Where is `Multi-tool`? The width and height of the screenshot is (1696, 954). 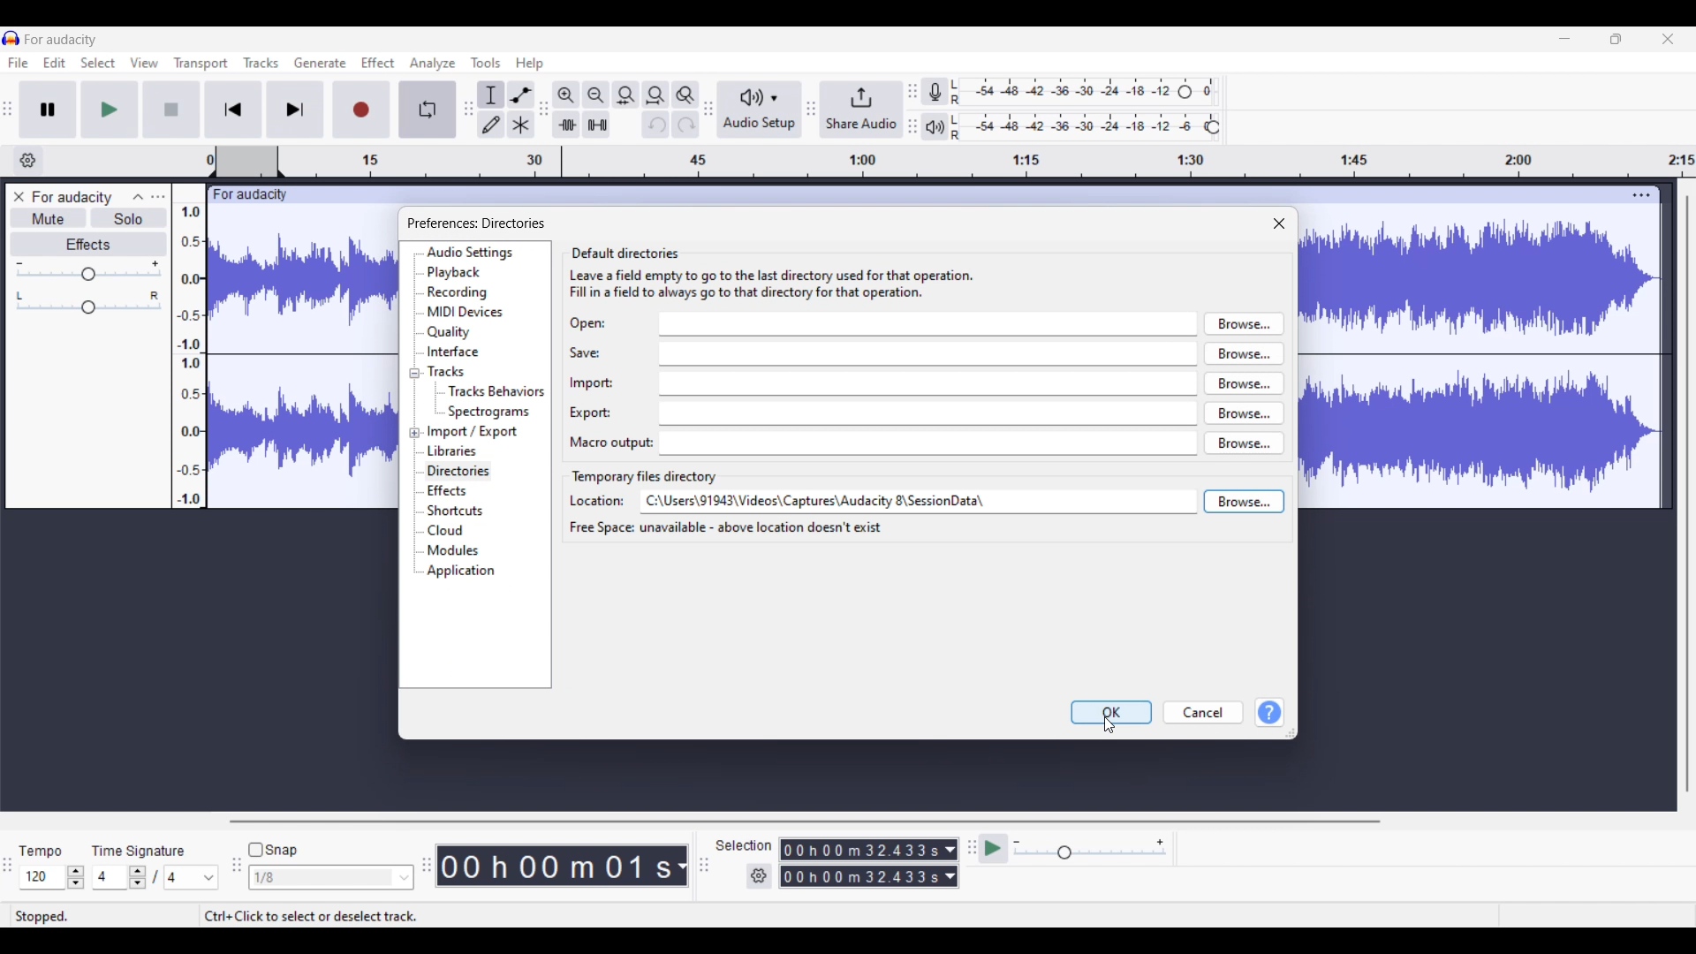 Multi-tool is located at coordinates (521, 124).